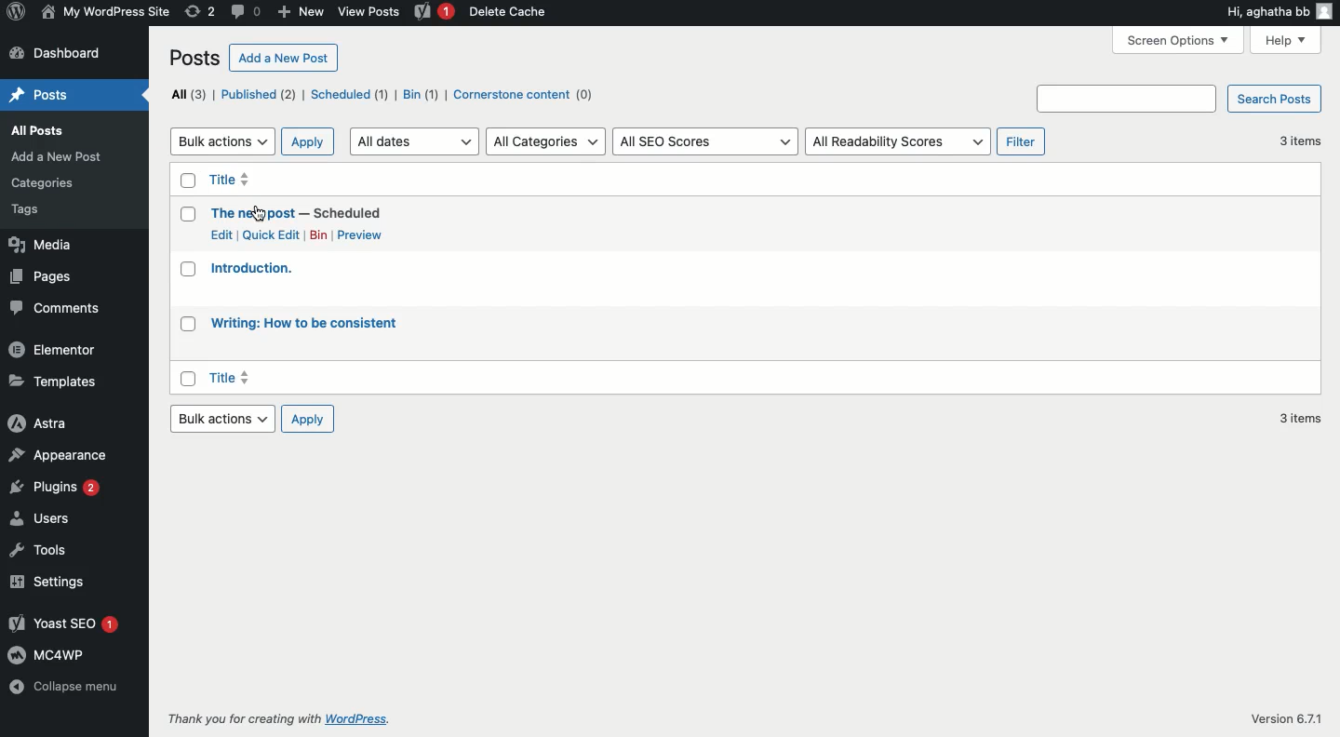  What do you see at coordinates (43, 183) in the screenshot?
I see `Categories` at bounding box center [43, 183].